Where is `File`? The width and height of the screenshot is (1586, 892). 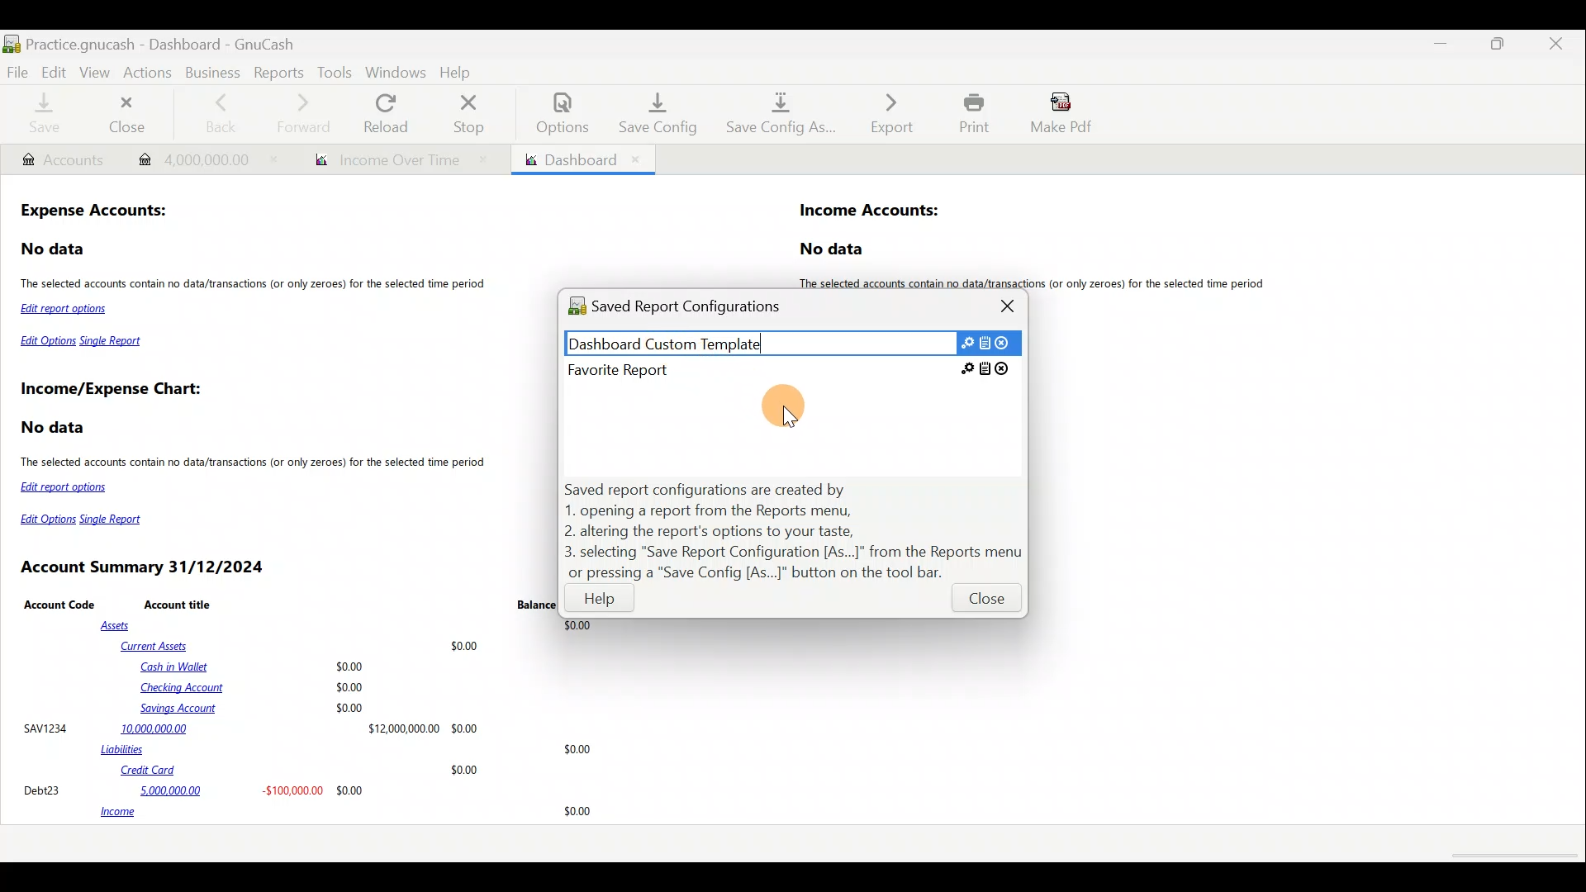
File is located at coordinates (18, 71).